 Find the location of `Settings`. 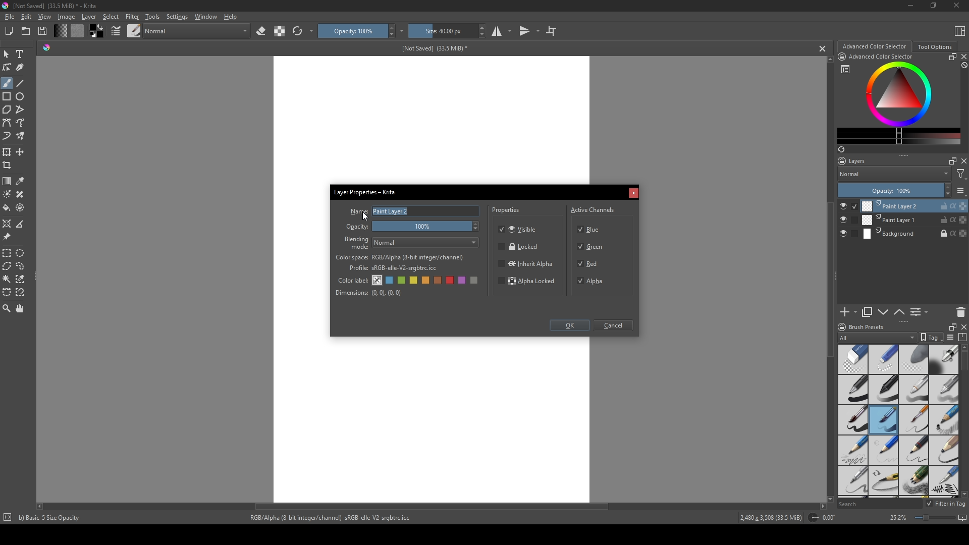

Settings is located at coordinates (177, 17).